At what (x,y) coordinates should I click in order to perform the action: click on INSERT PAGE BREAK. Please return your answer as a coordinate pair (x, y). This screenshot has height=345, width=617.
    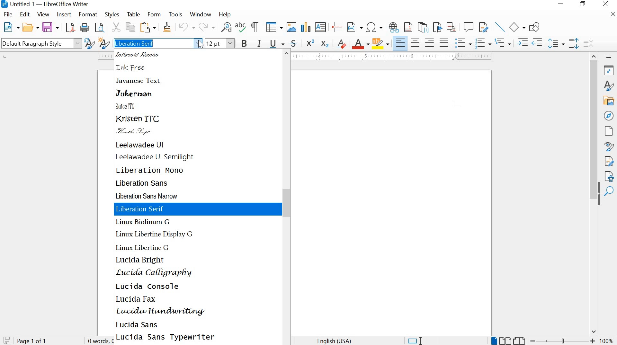
    Looking at the image, I should click on (338, 27).